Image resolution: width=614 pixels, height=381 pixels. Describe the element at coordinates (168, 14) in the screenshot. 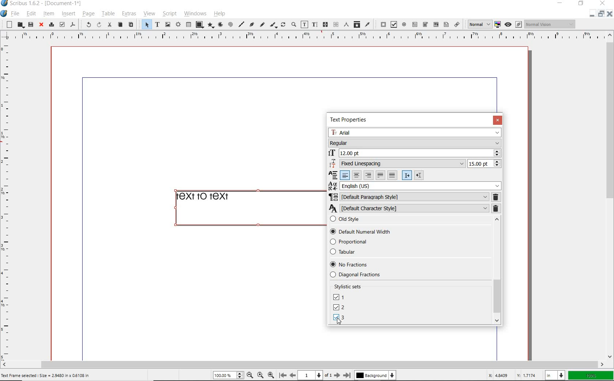

I see `script` at that location.